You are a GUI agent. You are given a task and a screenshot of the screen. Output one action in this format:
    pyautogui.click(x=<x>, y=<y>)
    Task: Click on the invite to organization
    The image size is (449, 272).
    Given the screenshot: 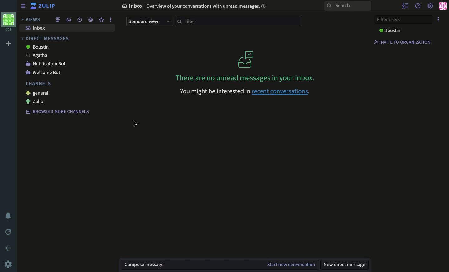 What is the action you would take?
    pyautogui.click(x=402, y=42)
    